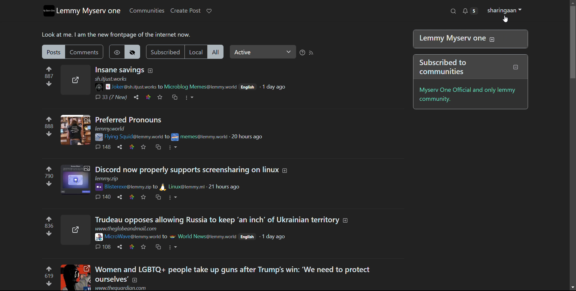 This screenshot has width=576, height=291. I want to click on comments 108, so click(103, 247).